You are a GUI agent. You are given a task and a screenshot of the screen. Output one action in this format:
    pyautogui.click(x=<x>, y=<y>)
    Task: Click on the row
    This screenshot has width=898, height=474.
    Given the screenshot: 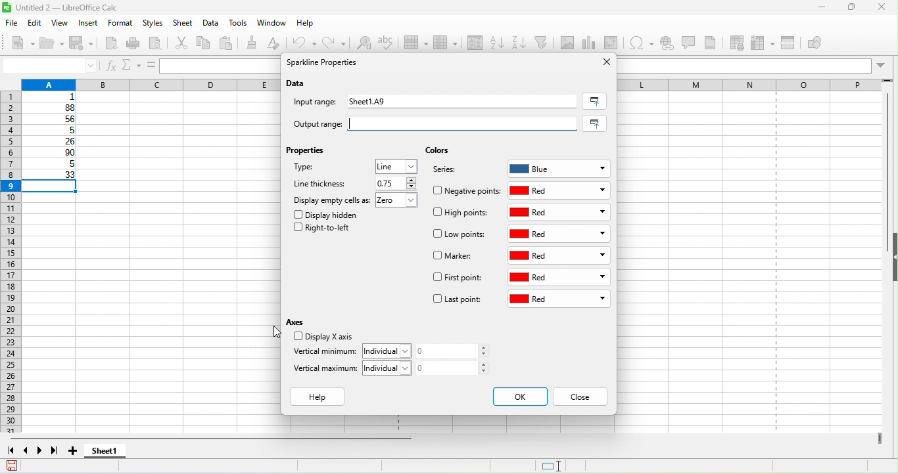 What is the action you would take?
    pyautogui.click(x=417, y=44)
    